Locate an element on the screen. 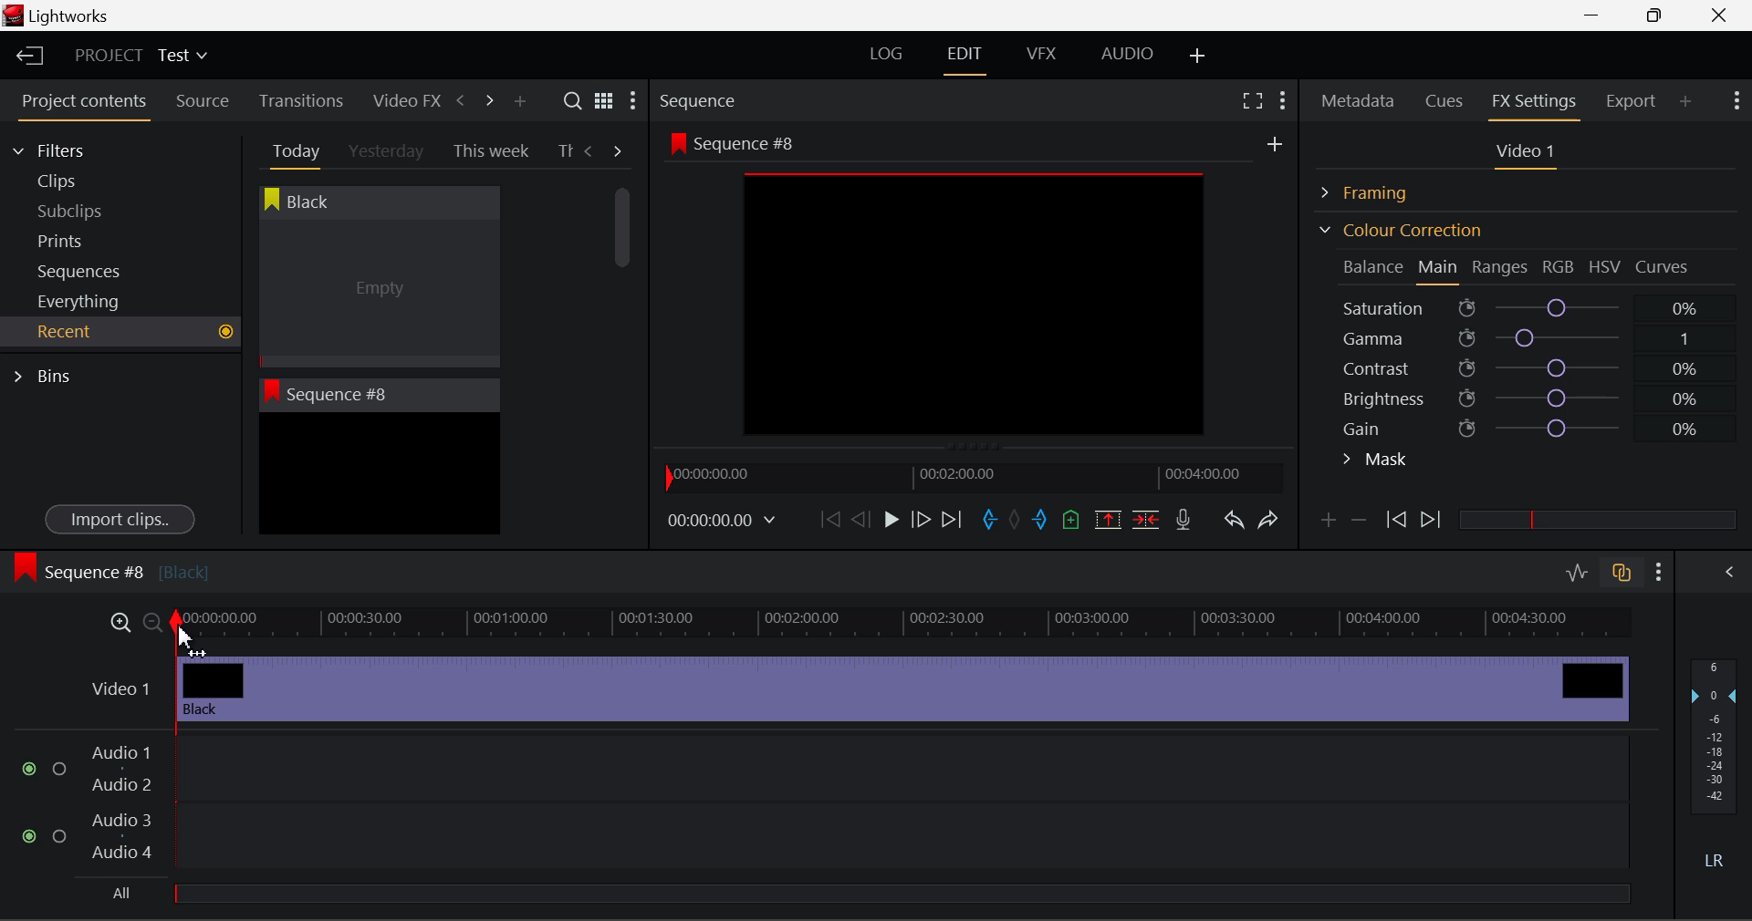  Previous Panel is located at coordinates (460, 101).